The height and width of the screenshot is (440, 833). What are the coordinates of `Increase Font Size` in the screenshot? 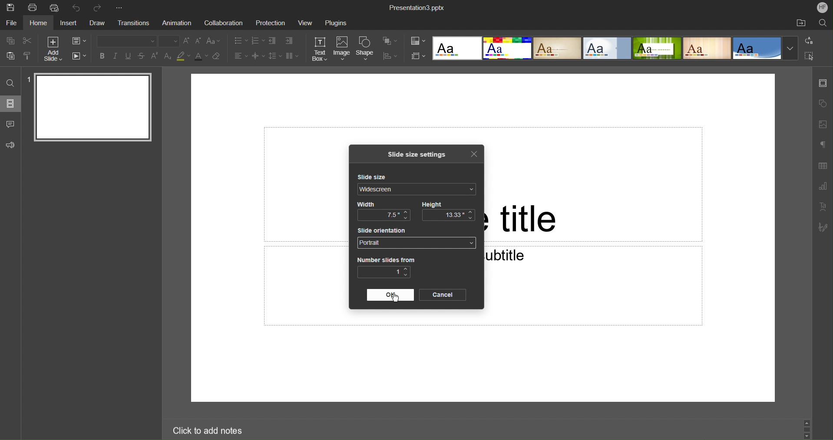 It's located at (187, 41).